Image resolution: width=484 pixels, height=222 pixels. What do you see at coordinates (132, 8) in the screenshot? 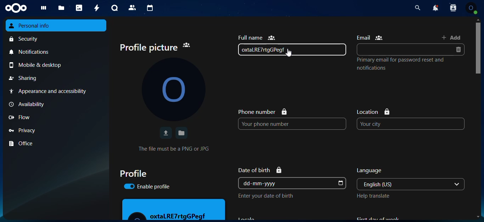
I see `contact` at bounding box center [132, 8].